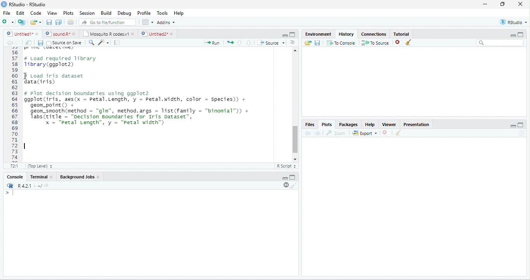 The width and height of the screenshot is (530, 280). Describe the element at coordinates (135, 99) in the screenshot. I see `# Plot decision boundaries using ggplot2
ggplot(iris, aes(x = petal.Length, y = Petal.width, color = Species) +
geom_point() +` at that location.